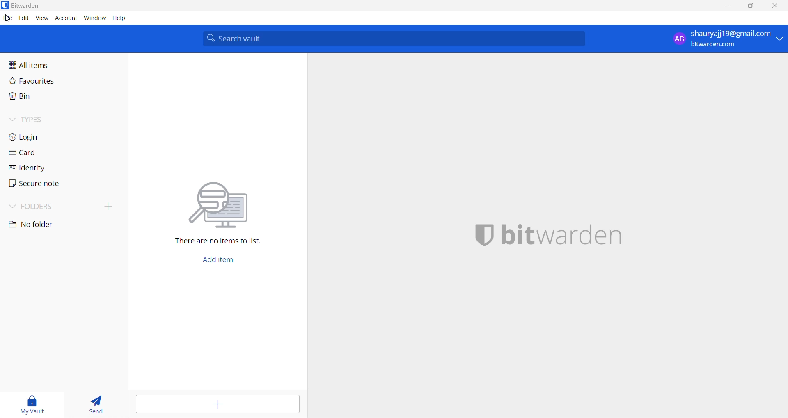 This screenshot has height=418, width=788. Describe the element at coordinates (48, 225) in the screenshot. I see `no folder` at that location.